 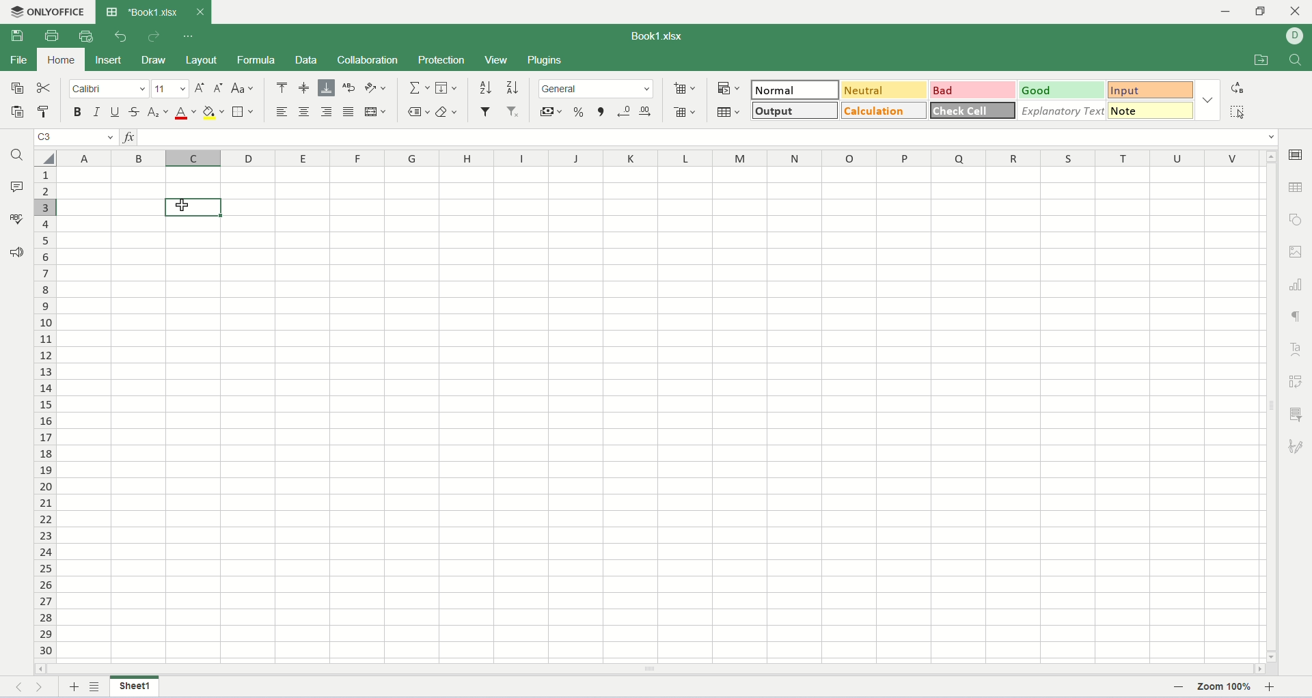 I want to click on plugins, so click(x=561, y=59).